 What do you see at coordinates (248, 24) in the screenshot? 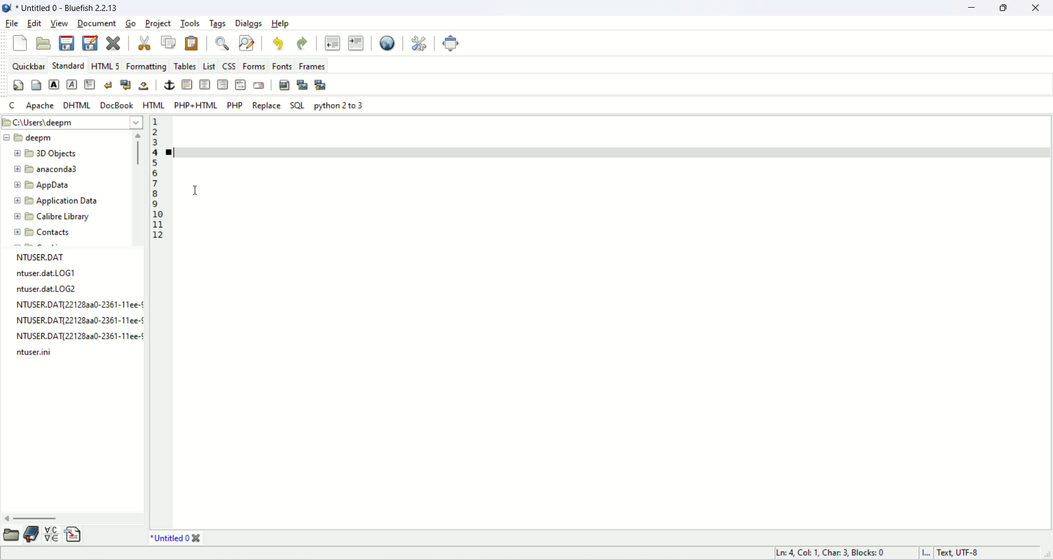
I see `dialogs` at bounding box center [248, 24].